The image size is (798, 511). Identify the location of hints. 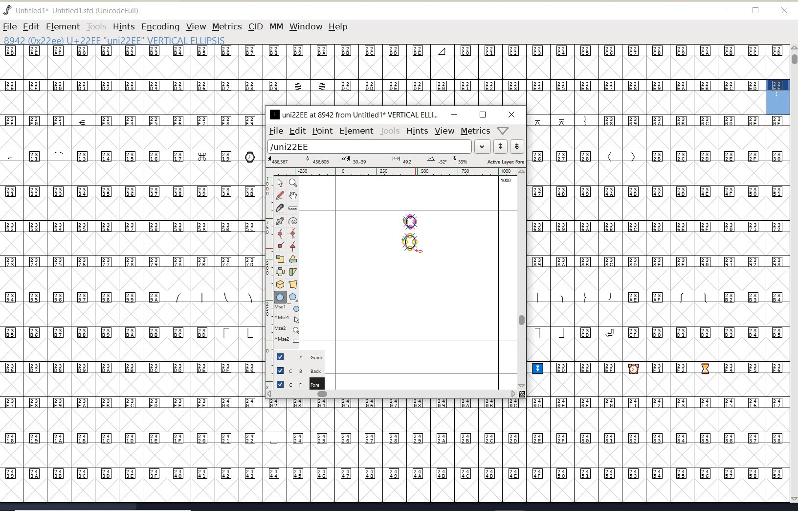
(417, 131).